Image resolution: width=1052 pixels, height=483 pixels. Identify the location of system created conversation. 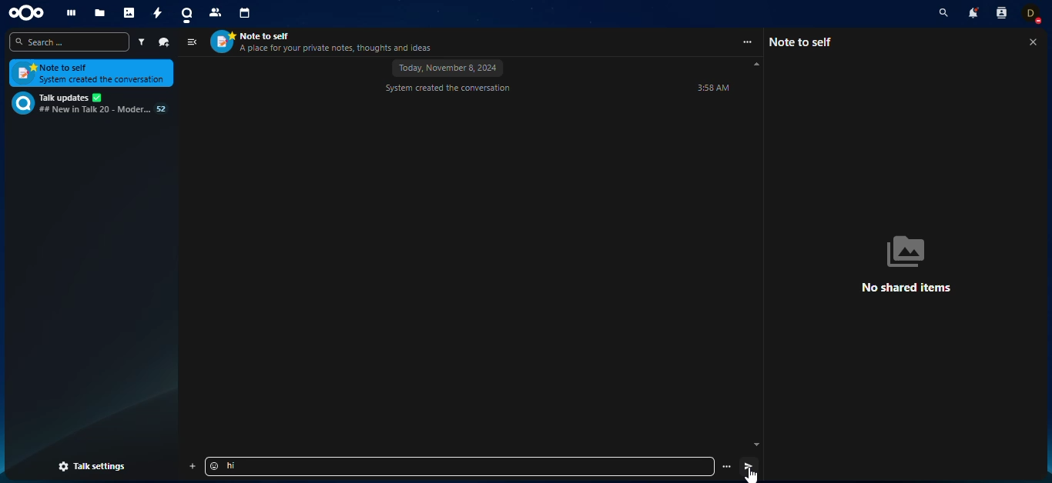
(448, 89).